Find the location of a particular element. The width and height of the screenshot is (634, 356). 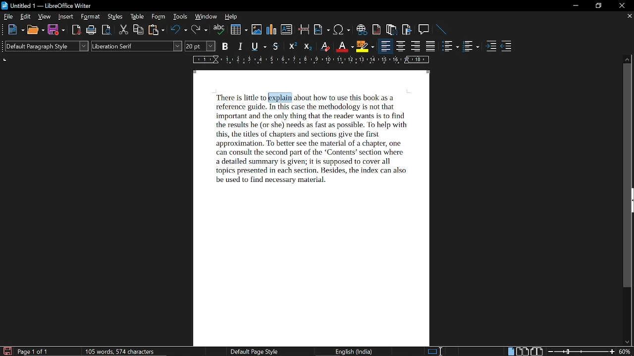

paragraph style is located at coordinates (49, 47).